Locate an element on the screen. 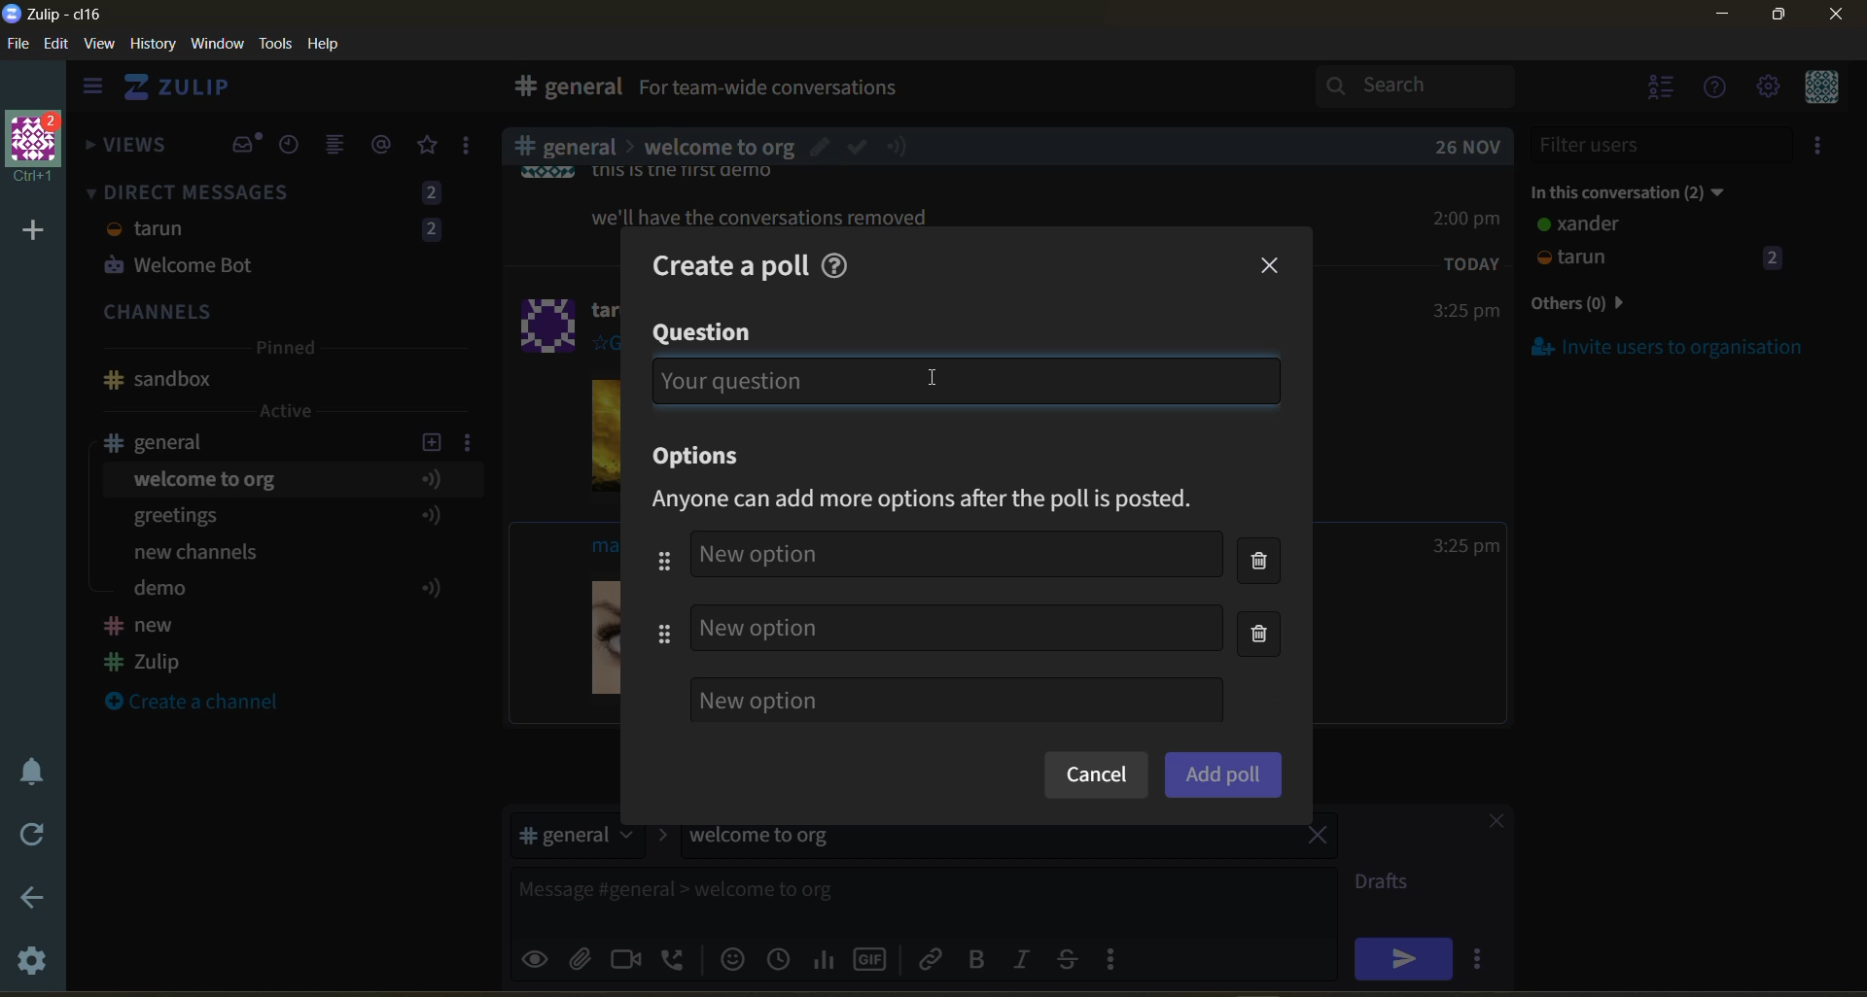  Scroll bar is located at coordinates (1855, 519).